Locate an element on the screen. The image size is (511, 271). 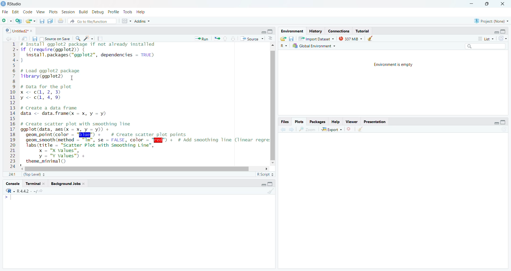
clear current plot is located at coordinates (350, 129).